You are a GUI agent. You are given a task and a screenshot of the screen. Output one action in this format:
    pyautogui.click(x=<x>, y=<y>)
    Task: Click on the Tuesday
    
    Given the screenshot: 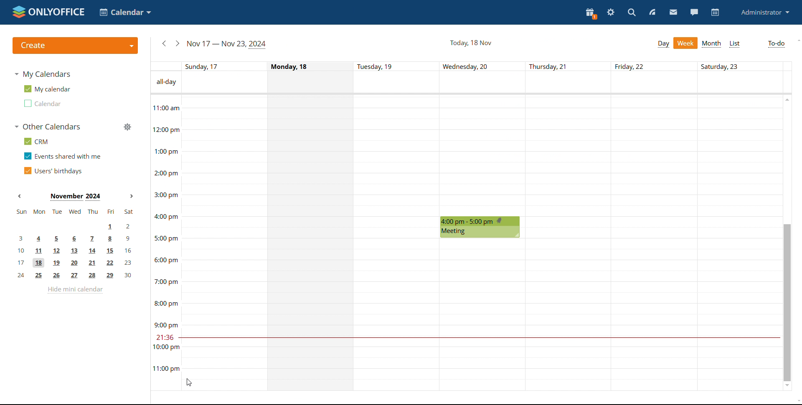 What is the action you would take?
    pyautogui.click(x=398, y=243)
    